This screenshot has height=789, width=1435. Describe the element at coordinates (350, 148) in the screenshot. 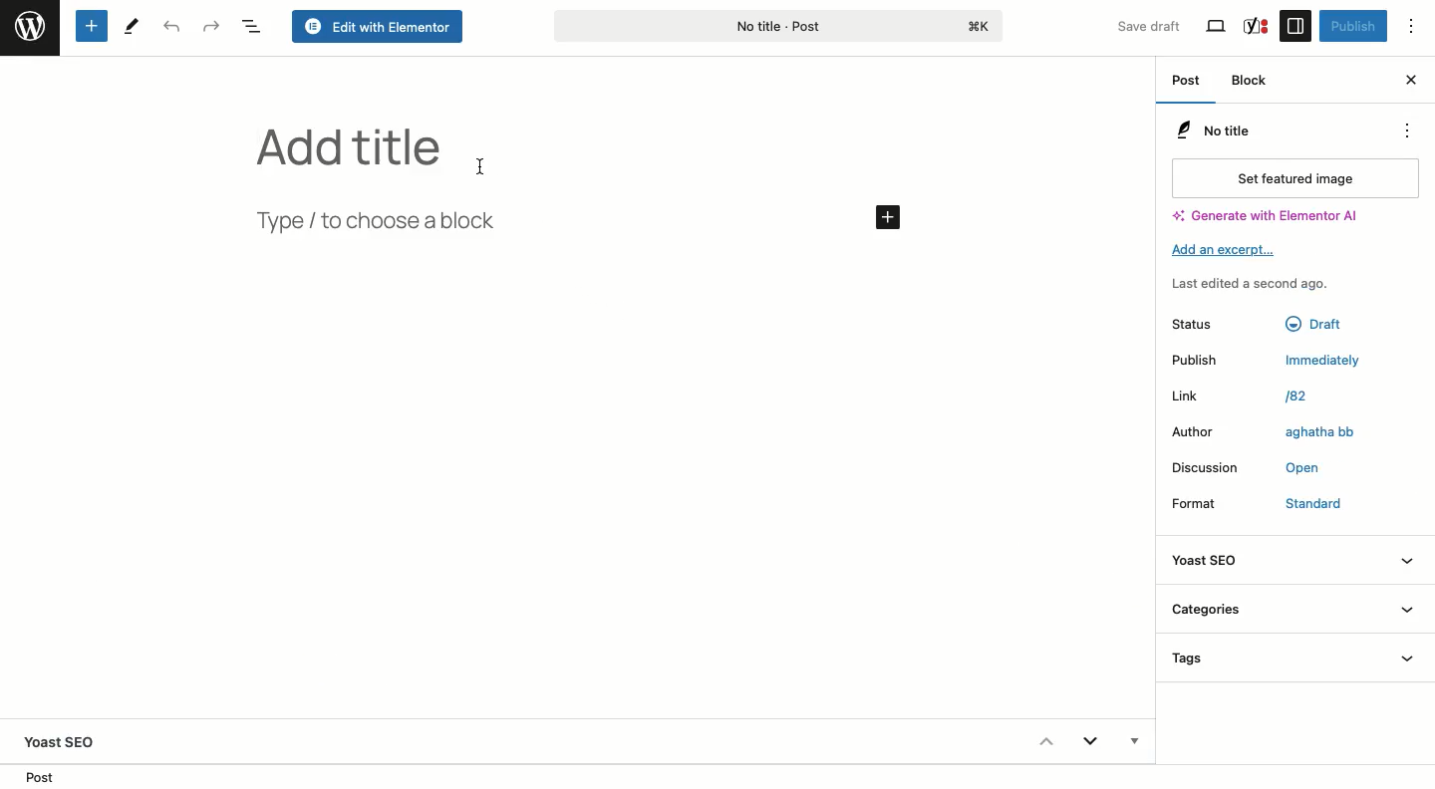

I see `Add title` at that location.